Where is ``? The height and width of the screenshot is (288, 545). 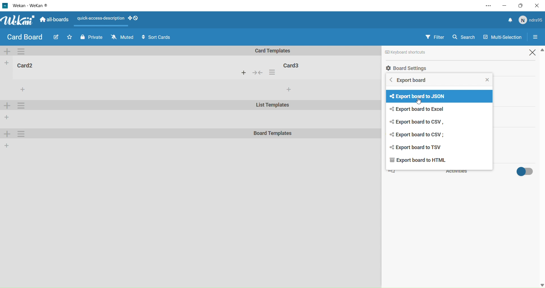
 is located at coordinates (6, 105).